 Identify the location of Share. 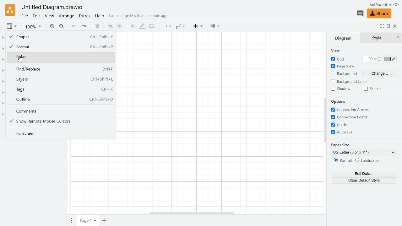
(379, 13).